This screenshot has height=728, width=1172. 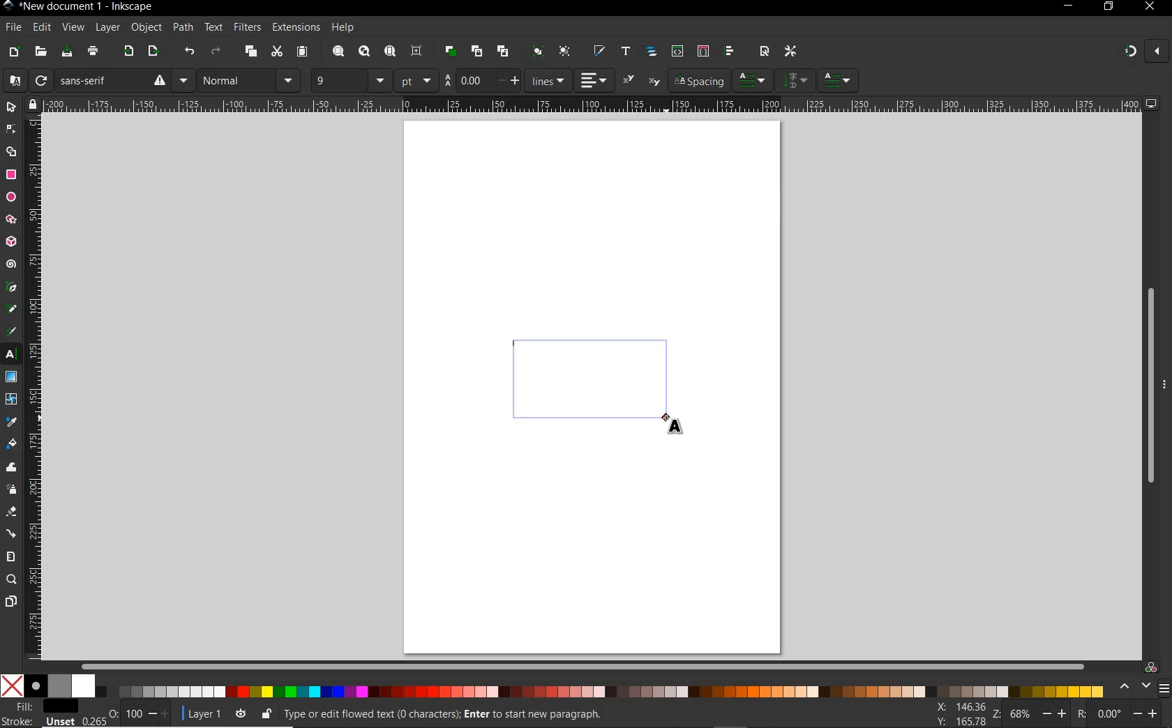 What do you see at coordinates (11, 220) in the screenshot?
I see `star tool` at bounding box center [11, 220].